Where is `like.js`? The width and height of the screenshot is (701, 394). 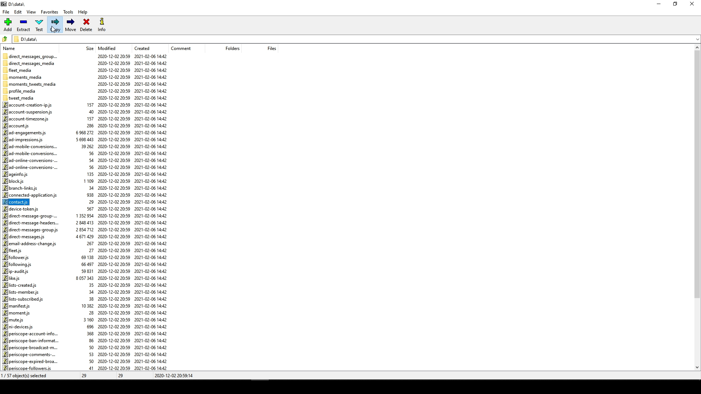
like.js is located at coordinates (14, 278).